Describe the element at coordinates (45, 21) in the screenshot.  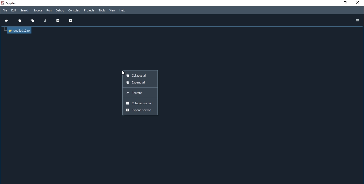
I see `Restore original tree layout` at that location.